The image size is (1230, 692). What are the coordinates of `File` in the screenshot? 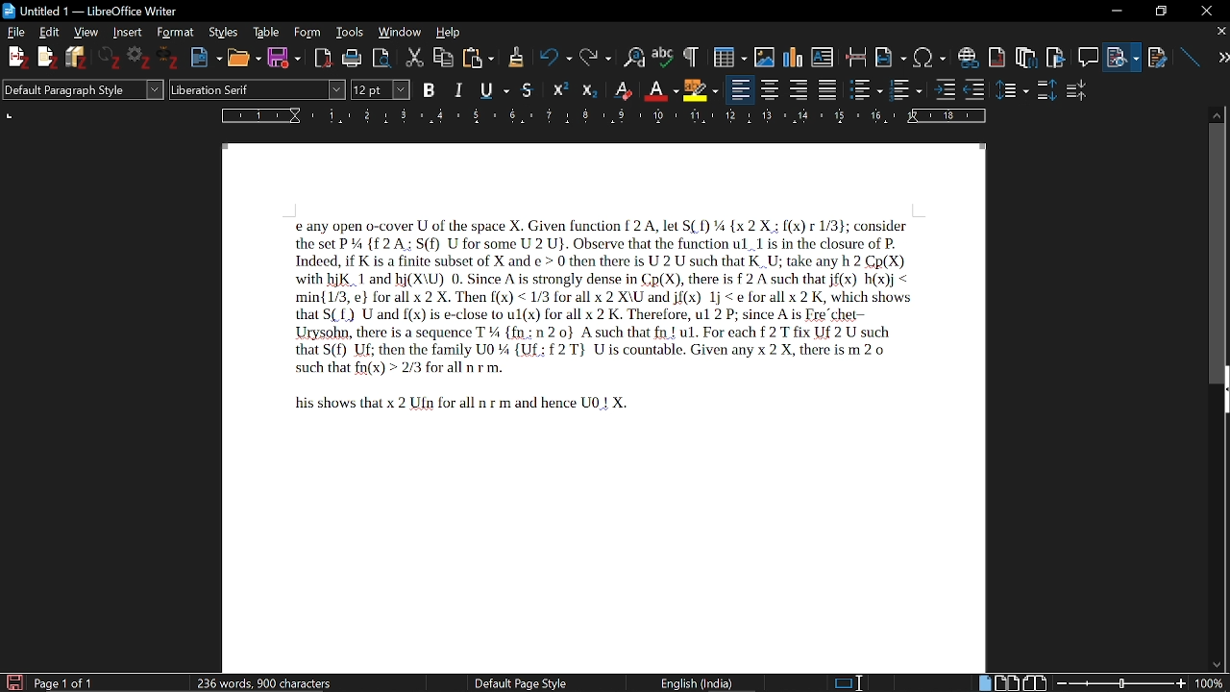 It's located at (1125, 54).